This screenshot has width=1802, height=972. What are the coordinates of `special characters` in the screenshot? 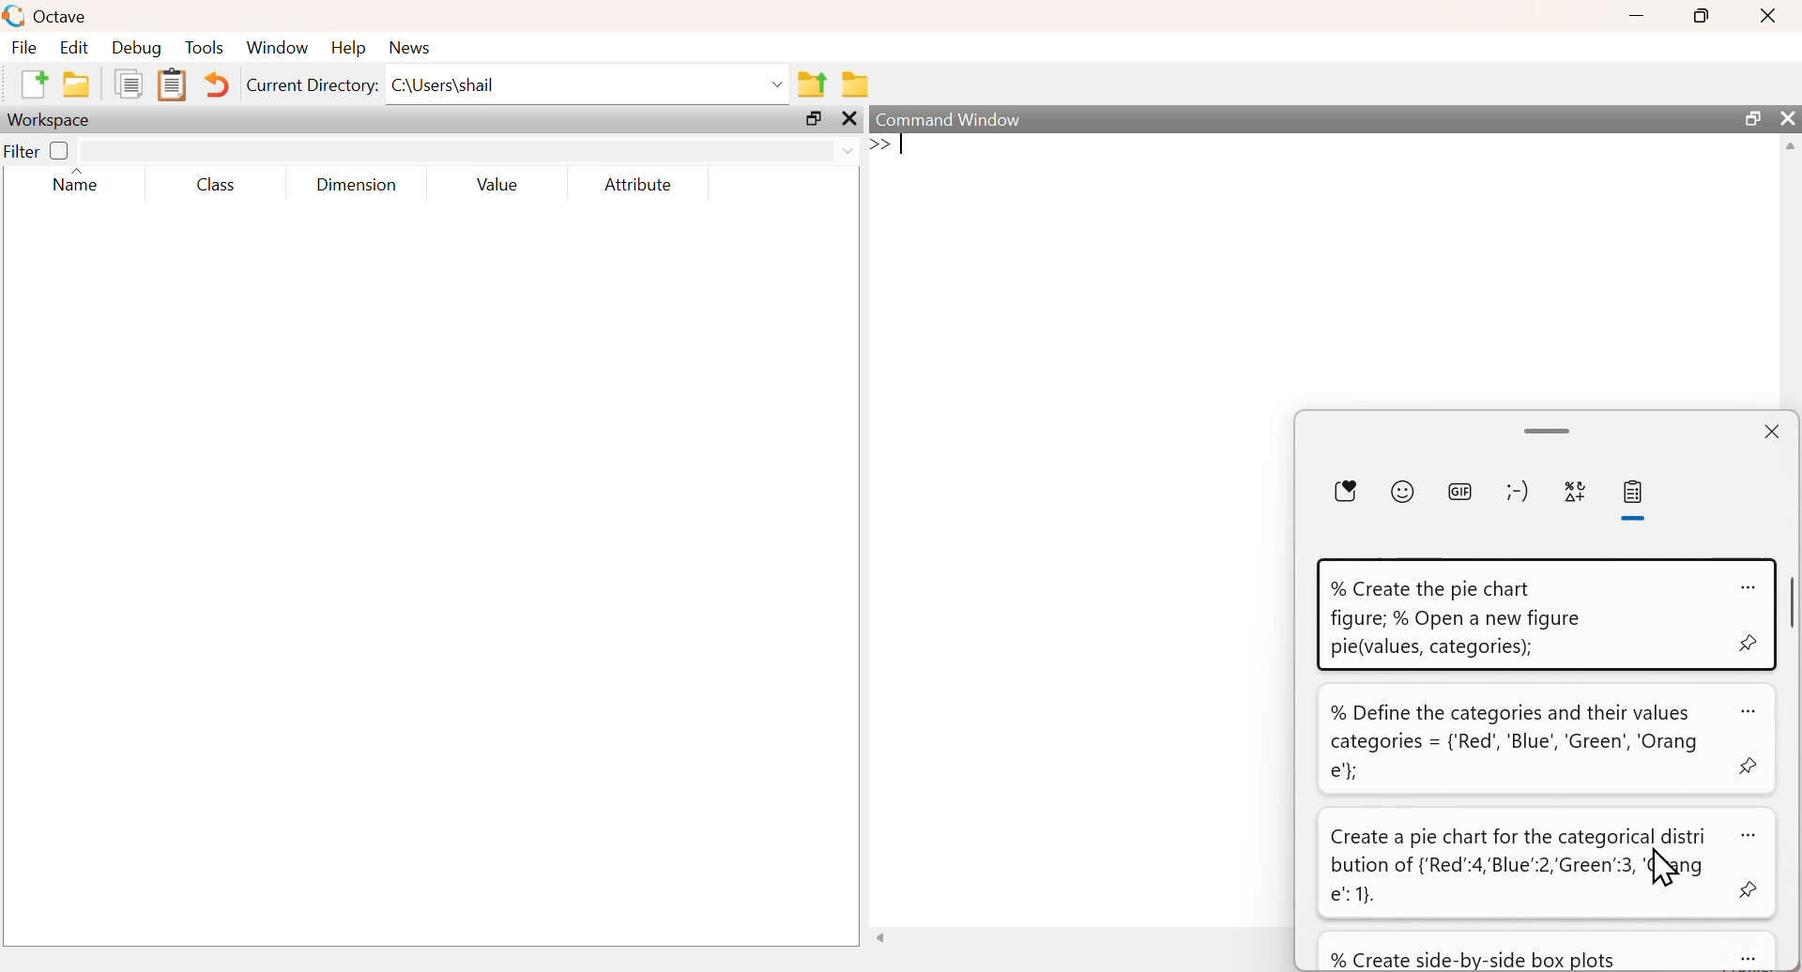 It's located at (1575, 491).